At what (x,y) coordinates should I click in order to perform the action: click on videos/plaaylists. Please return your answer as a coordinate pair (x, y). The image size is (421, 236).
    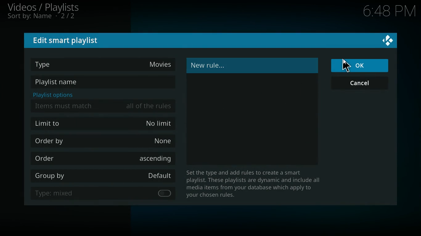
    Looking at the image, I should click on (44, 7).